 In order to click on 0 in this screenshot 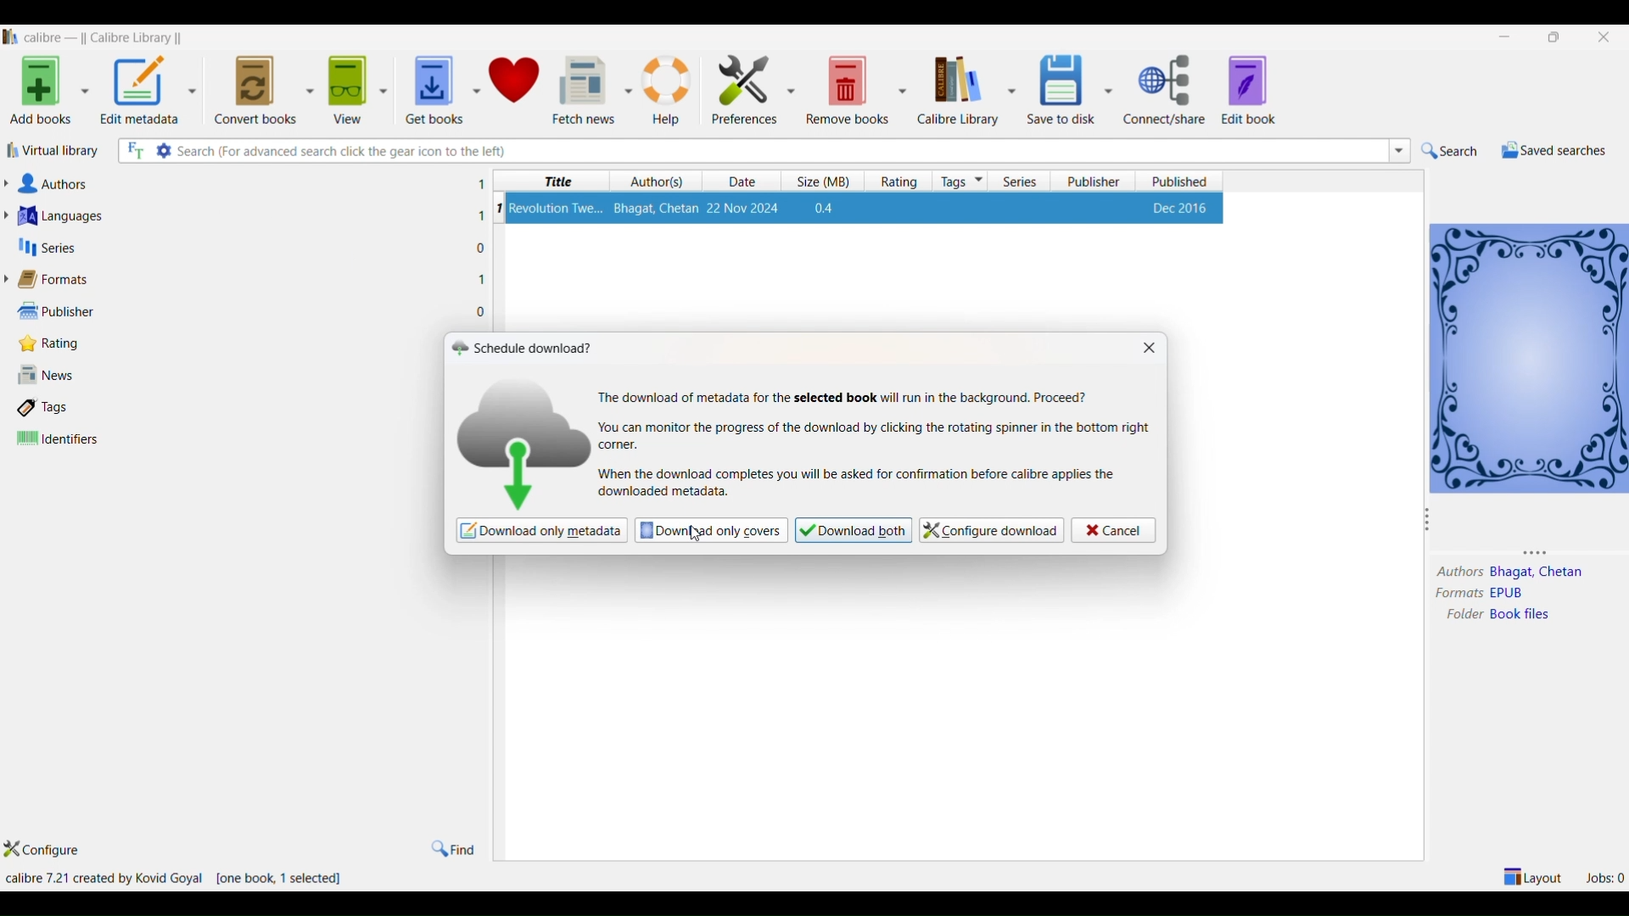, I will do `click(482, 312)`.